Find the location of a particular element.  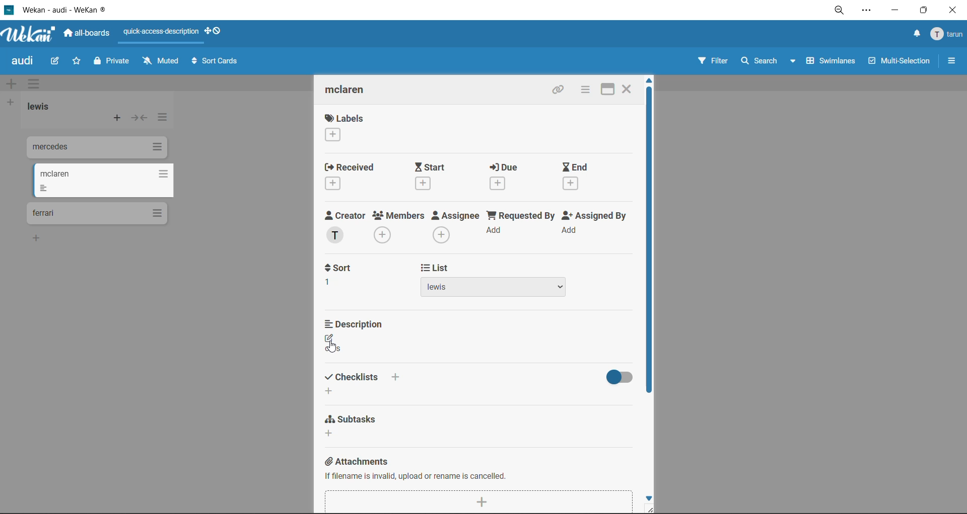

sidebar is located at coordinates (951, 61).